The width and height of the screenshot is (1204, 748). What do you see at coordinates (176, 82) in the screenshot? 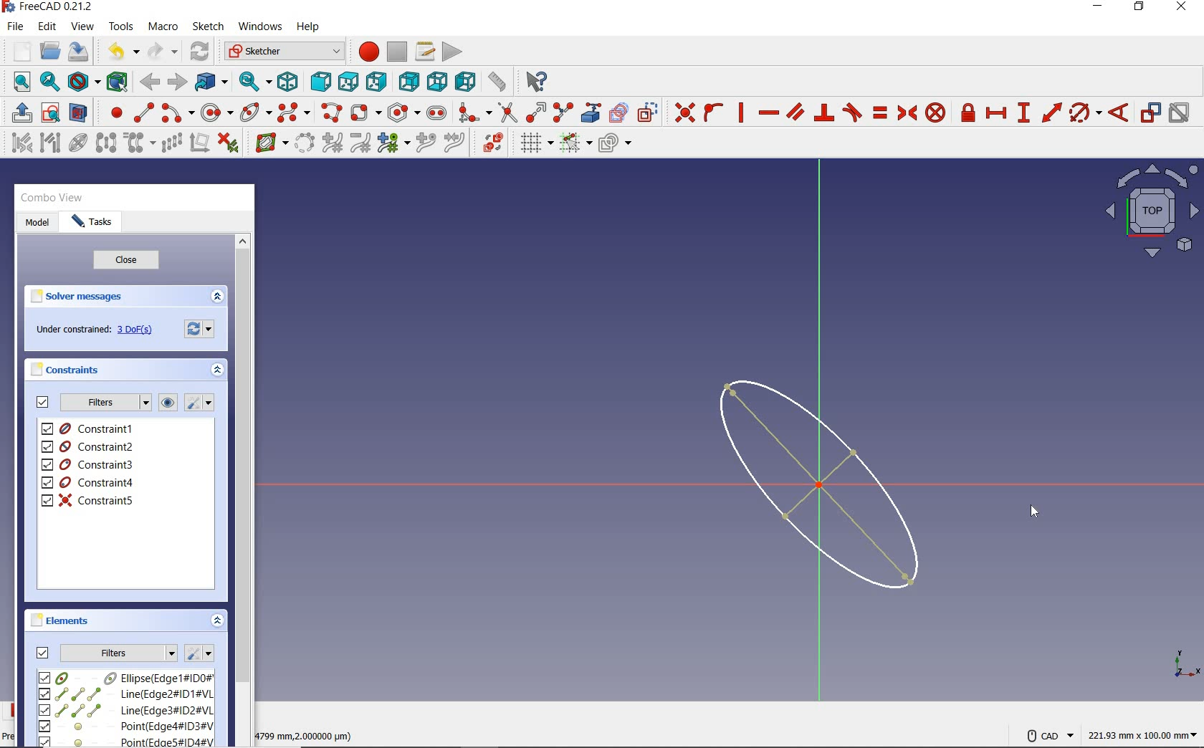
I see `forward` at bounding box center [176, 82].